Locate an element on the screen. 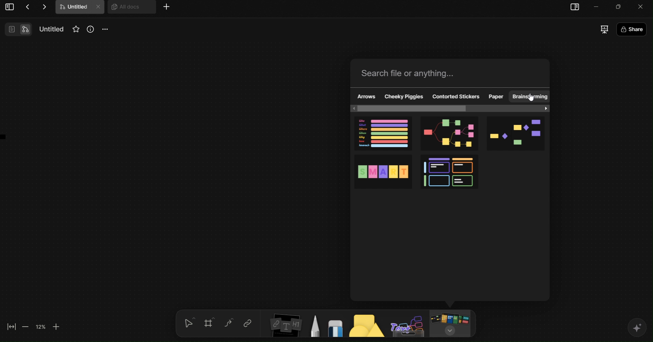 This screenshot has height=342, width=653. Curve Tool is located at coordinates (228, 323).